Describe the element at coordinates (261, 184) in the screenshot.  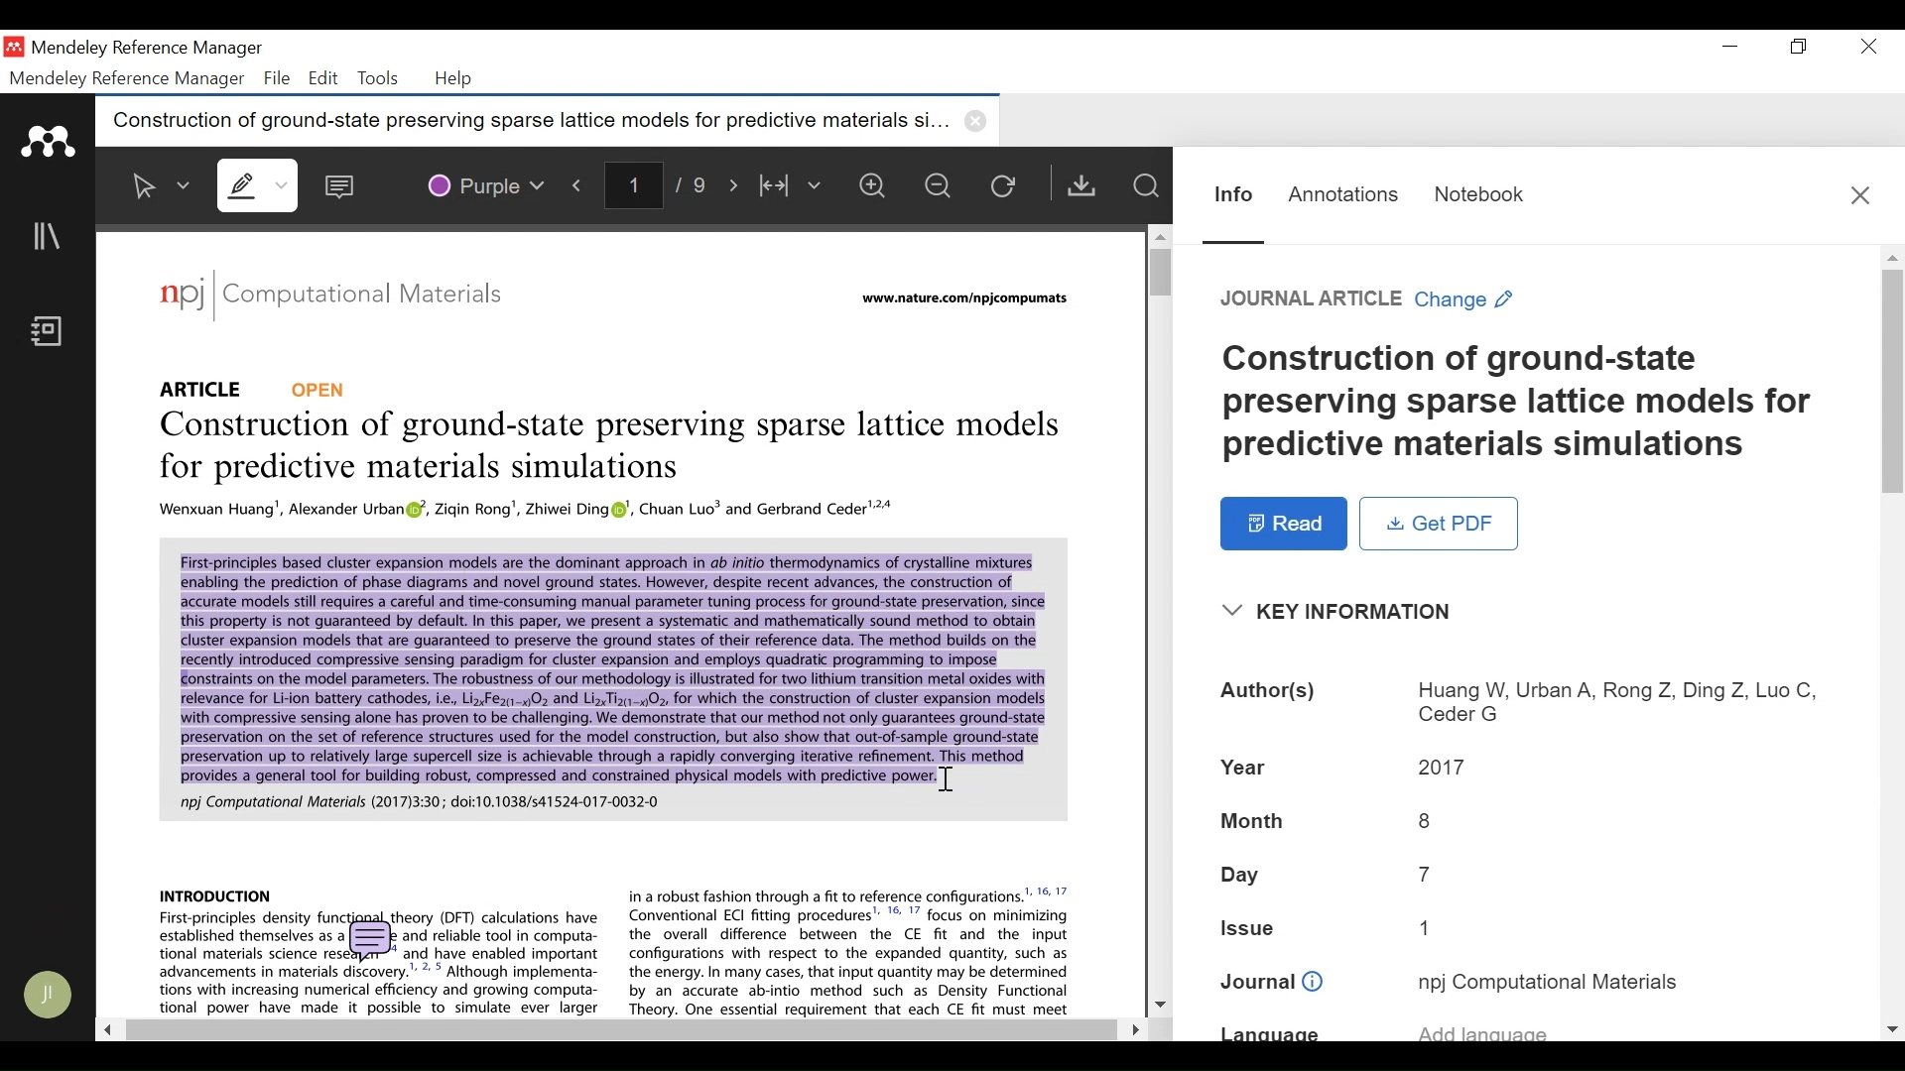
I see `Highlights` at that location.